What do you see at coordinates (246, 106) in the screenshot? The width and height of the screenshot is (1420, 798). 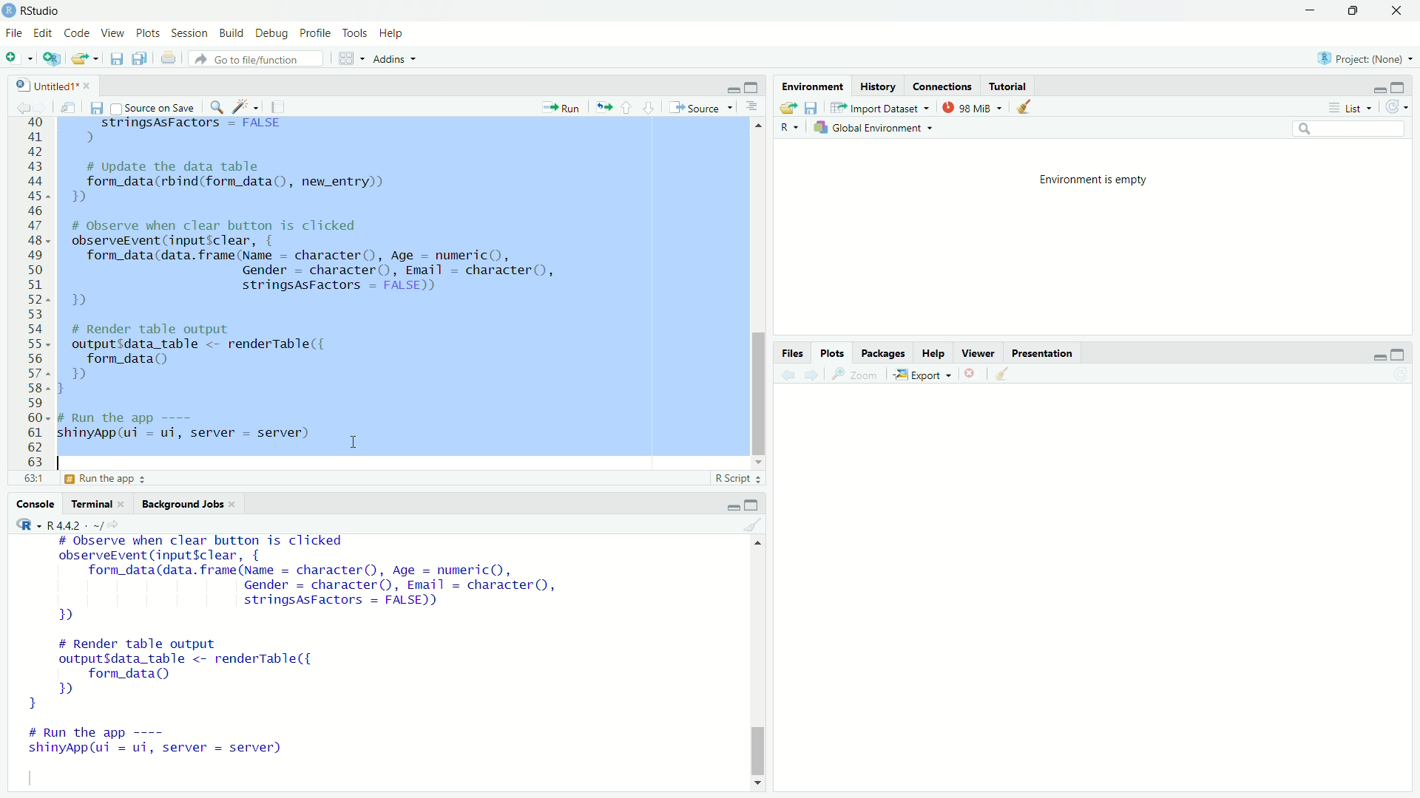 I see `code tools` at bounding box center [246, 106].